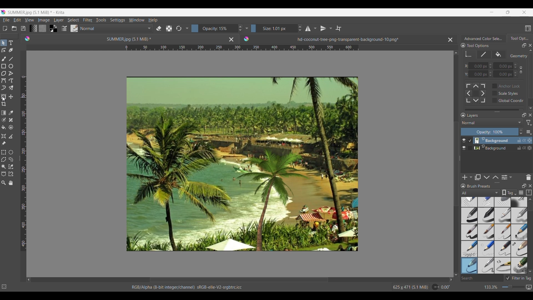 The width and height of the screenshot is (533, 300). I want to click on Preserve alpha, so click(169, 29).